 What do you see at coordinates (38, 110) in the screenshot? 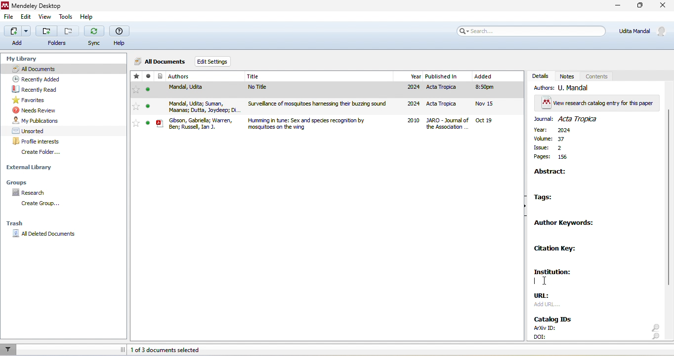
I see `needs review` at bounding box center [38, 110].